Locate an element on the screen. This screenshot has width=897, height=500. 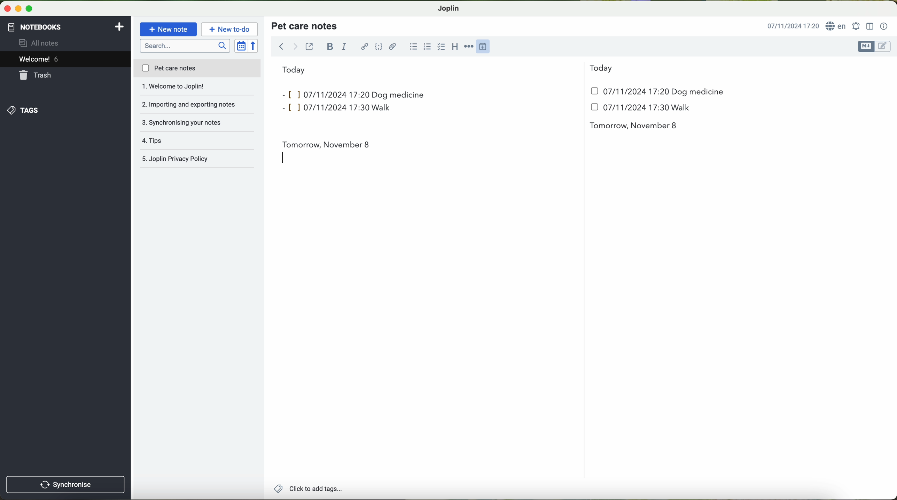
code is located at coordinates (379, 46).